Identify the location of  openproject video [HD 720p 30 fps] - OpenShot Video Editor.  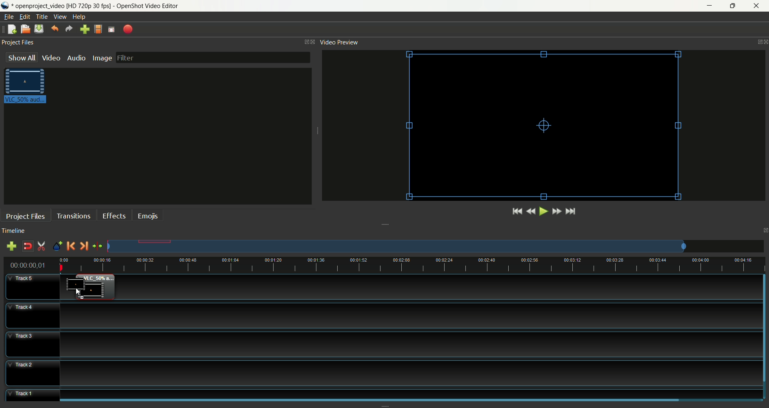
(96, 6).